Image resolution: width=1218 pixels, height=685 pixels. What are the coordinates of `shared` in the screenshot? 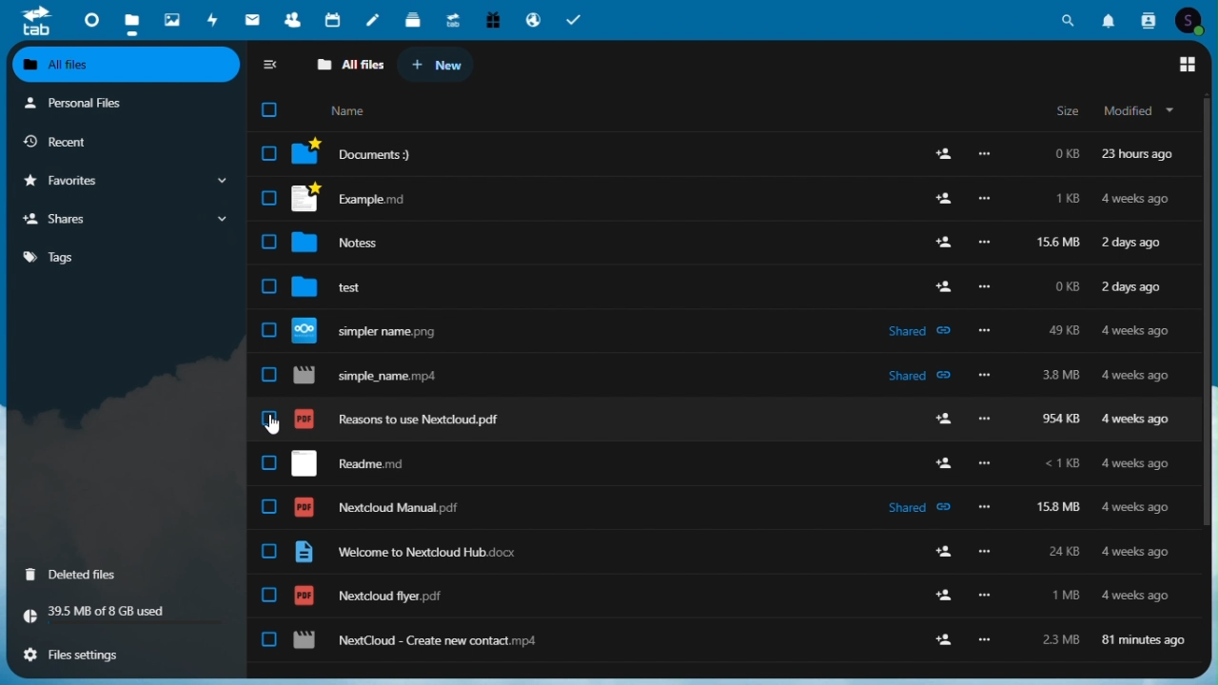 It's located at (923, 377).